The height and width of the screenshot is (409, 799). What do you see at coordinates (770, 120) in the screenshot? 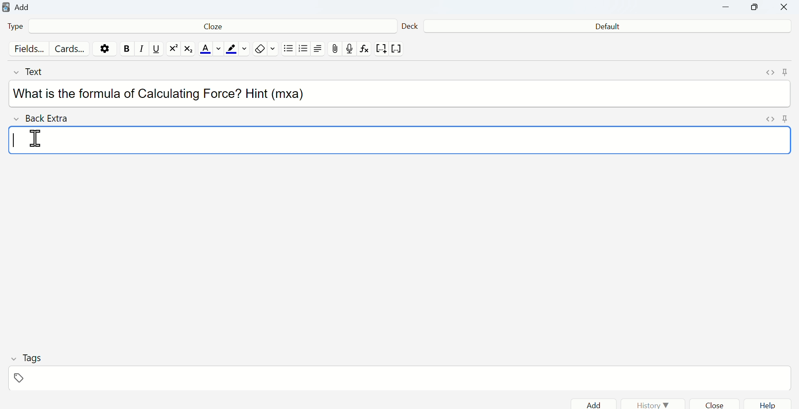
I see `Expand` at bounding box center [770, 120].